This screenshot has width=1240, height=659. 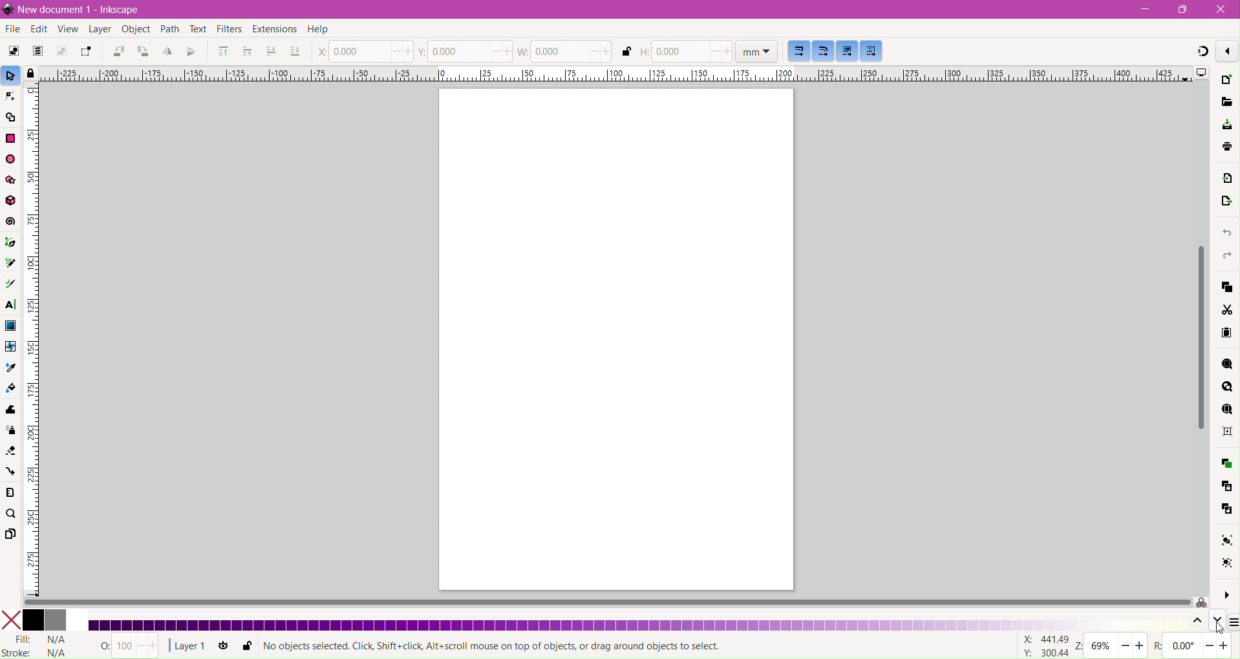 I want to click on Redo, so click(x=1227, y=255).